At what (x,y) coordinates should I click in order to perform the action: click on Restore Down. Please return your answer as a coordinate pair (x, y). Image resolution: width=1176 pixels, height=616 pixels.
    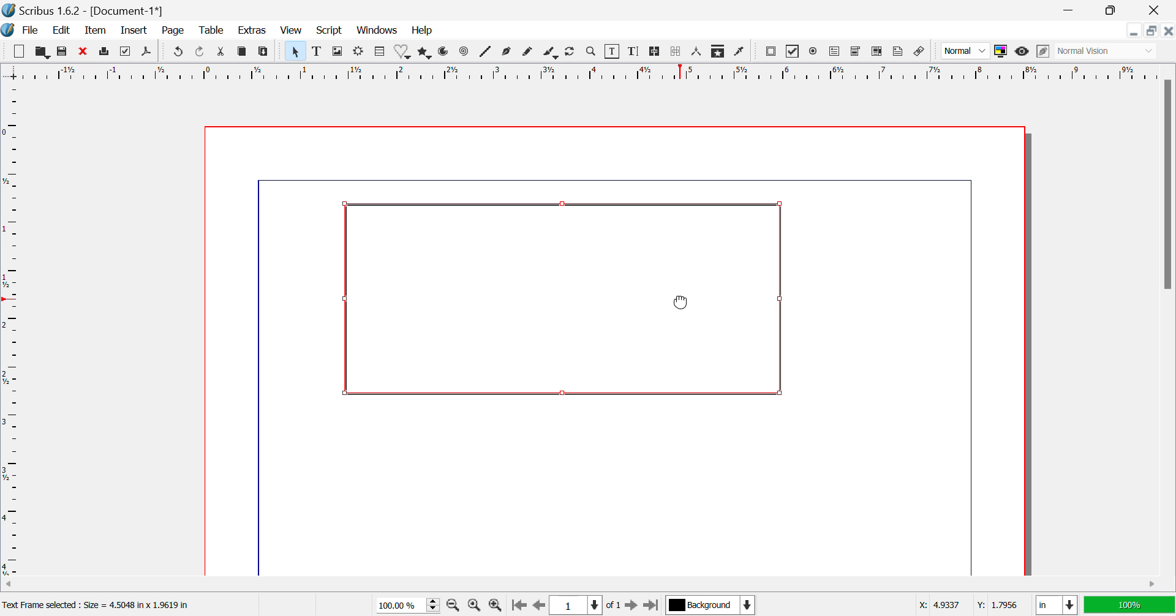
    Looking at the image, I should click on (1136, 31).